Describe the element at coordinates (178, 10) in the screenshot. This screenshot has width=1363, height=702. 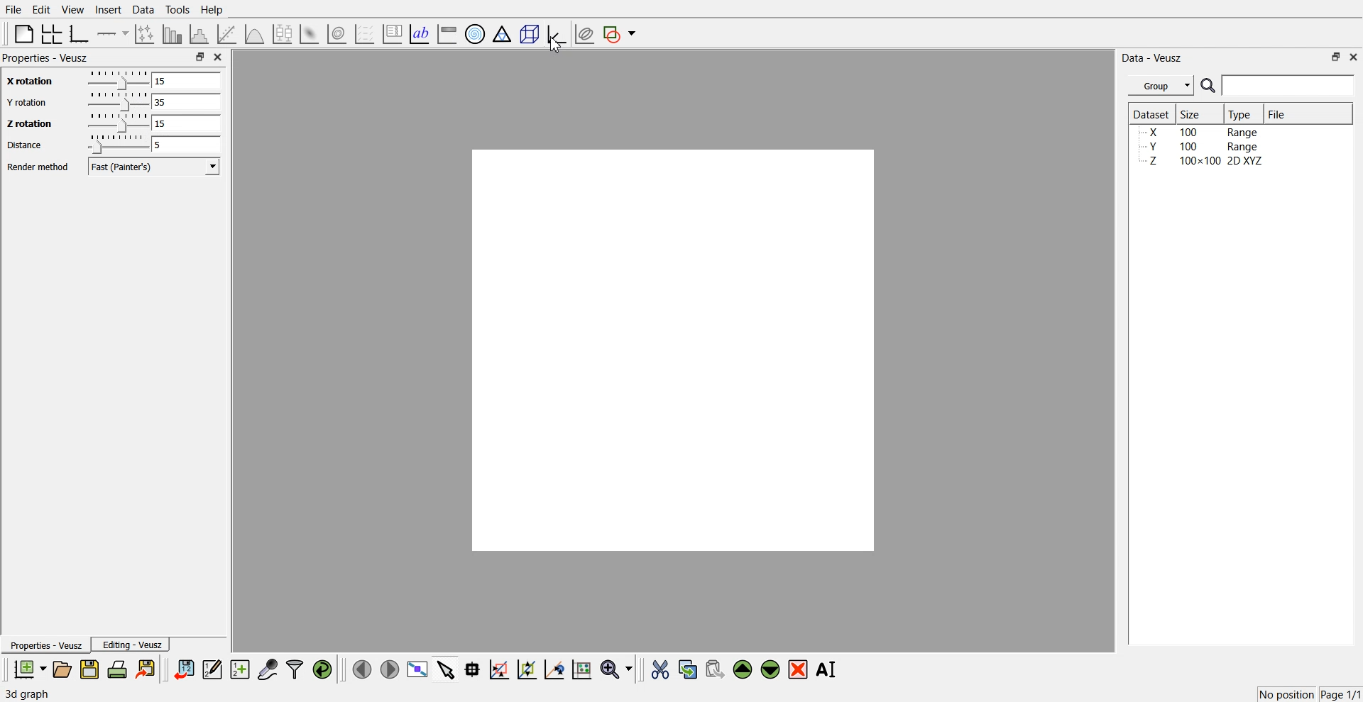
I see `Tools` at that location.